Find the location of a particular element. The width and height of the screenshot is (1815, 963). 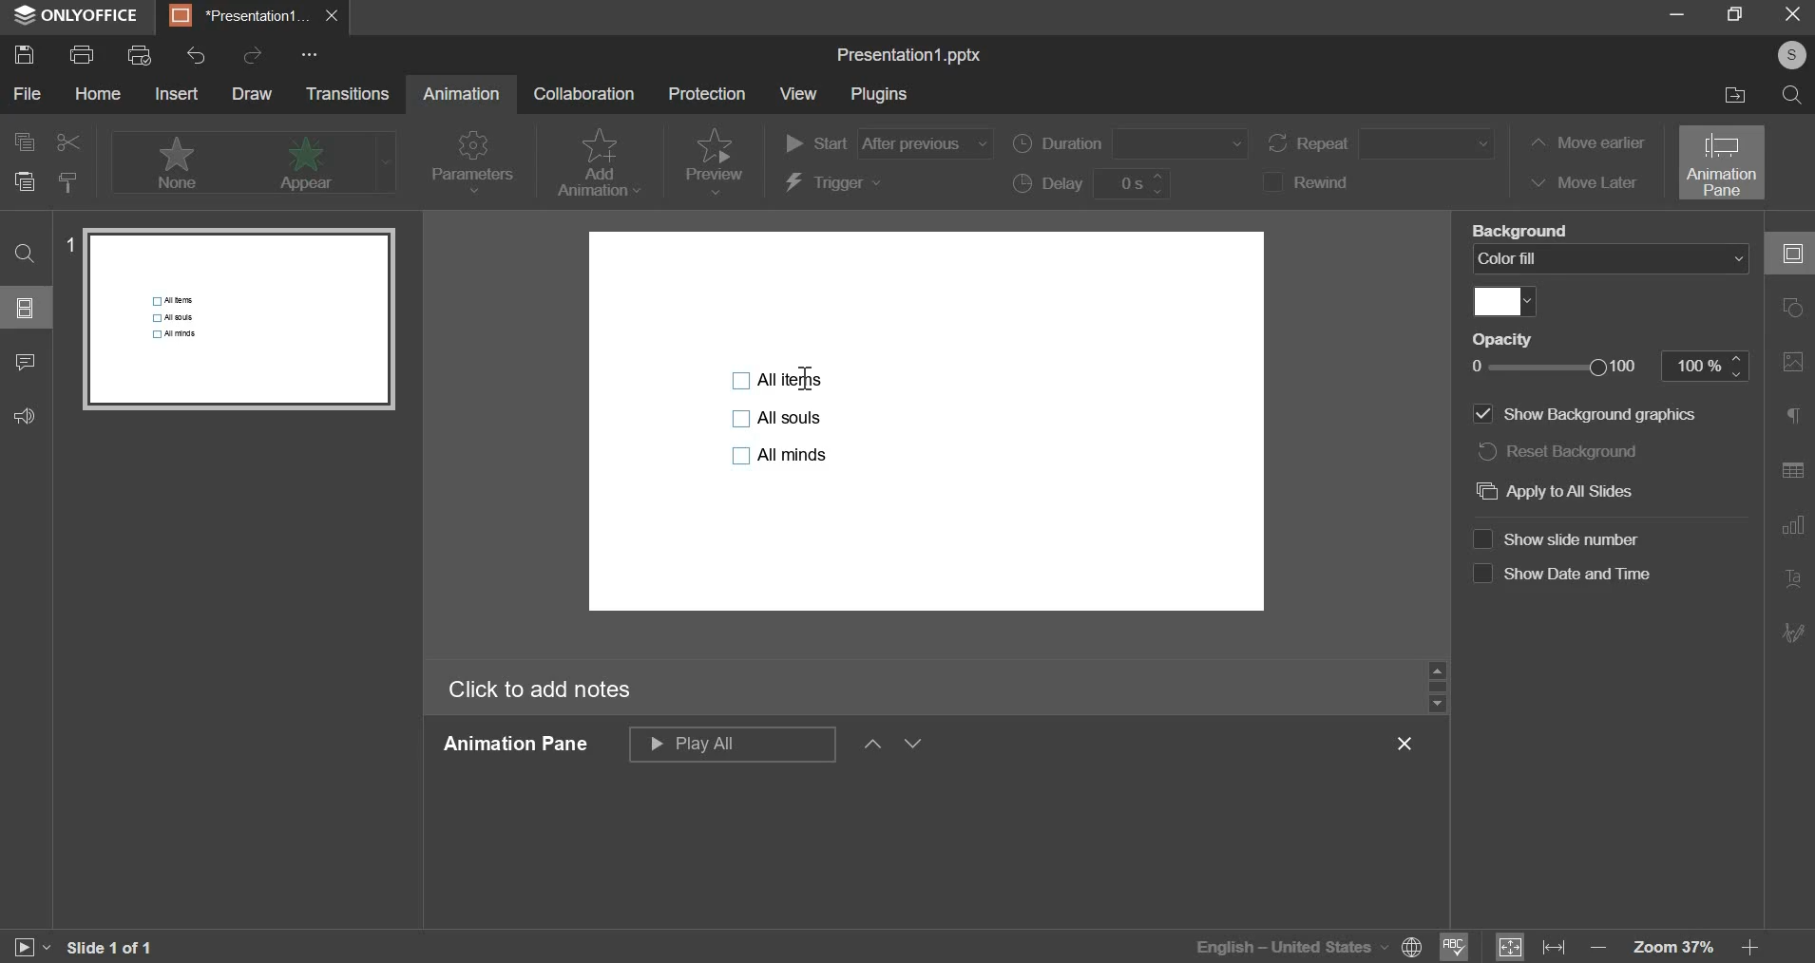

move earlier is located at coordinates (1584, 144).